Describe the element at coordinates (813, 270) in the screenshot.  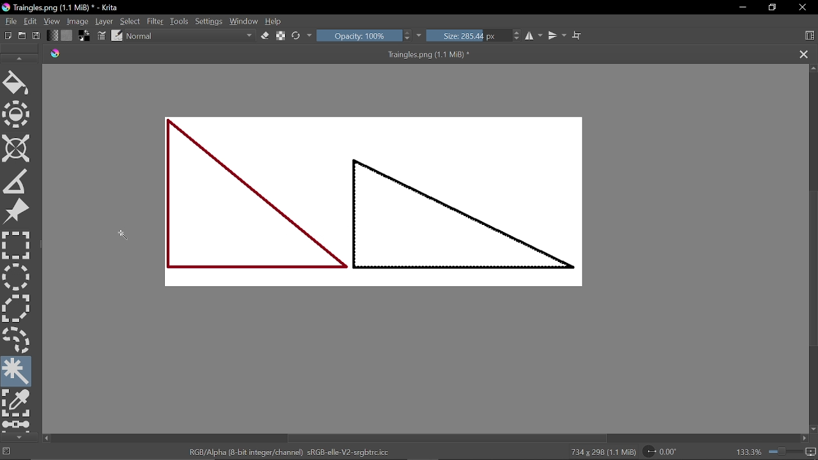
I see `Vertical scrollbar` at that location.